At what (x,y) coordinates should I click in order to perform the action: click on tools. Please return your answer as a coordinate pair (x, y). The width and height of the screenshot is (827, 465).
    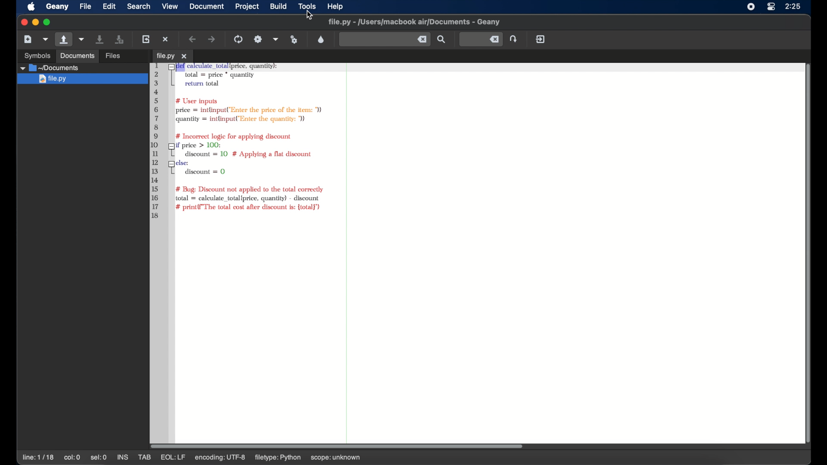
    Looking at the image, I should click on (307, 6).